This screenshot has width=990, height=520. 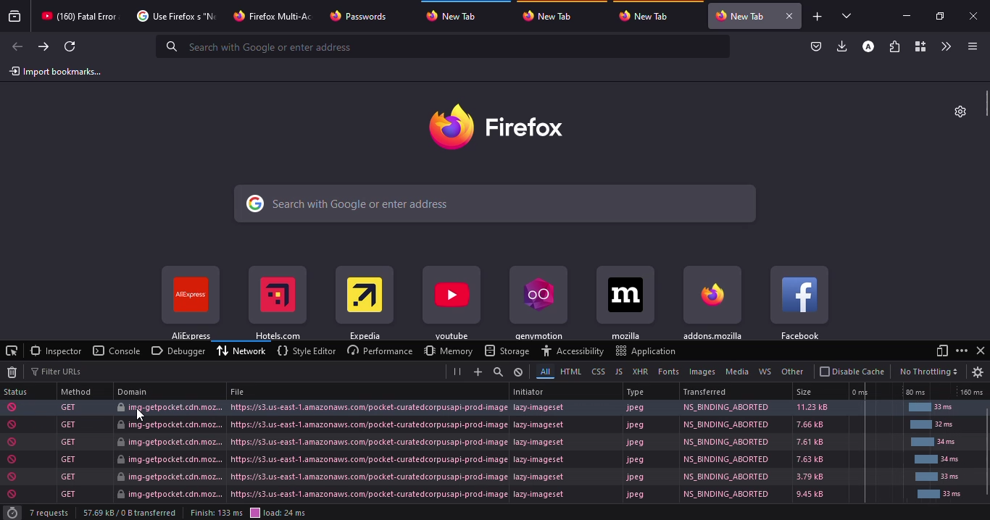 I want to click on select, so click(x=849, y=16).